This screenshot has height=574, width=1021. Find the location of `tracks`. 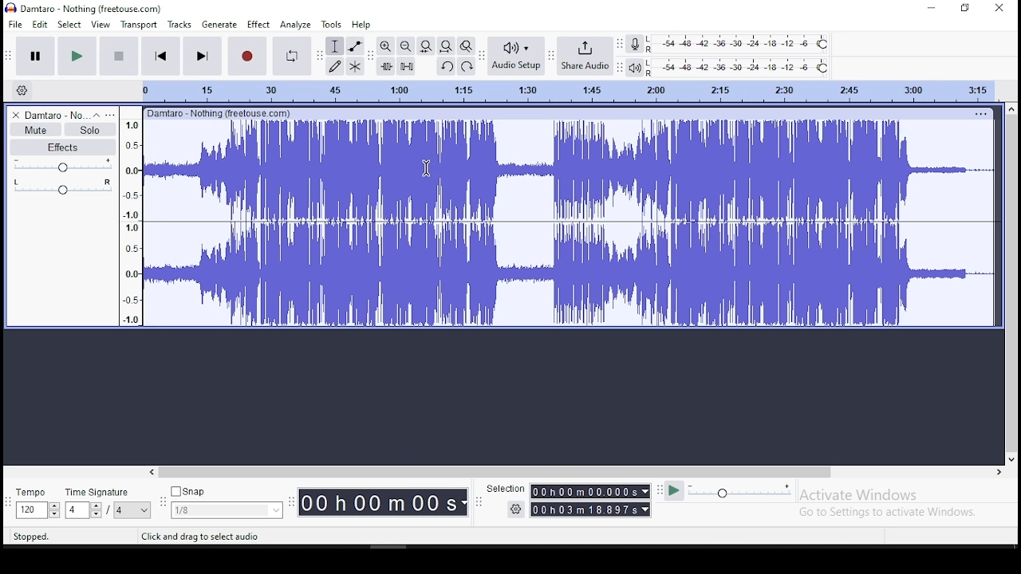

tracks is located at coordinates (179, 24).